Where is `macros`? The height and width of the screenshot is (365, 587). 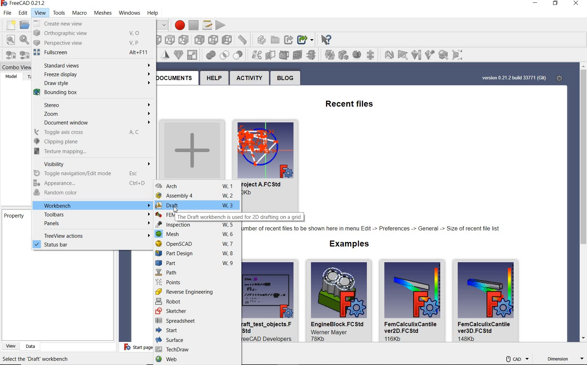
macros is located at coordinates (206, 24).